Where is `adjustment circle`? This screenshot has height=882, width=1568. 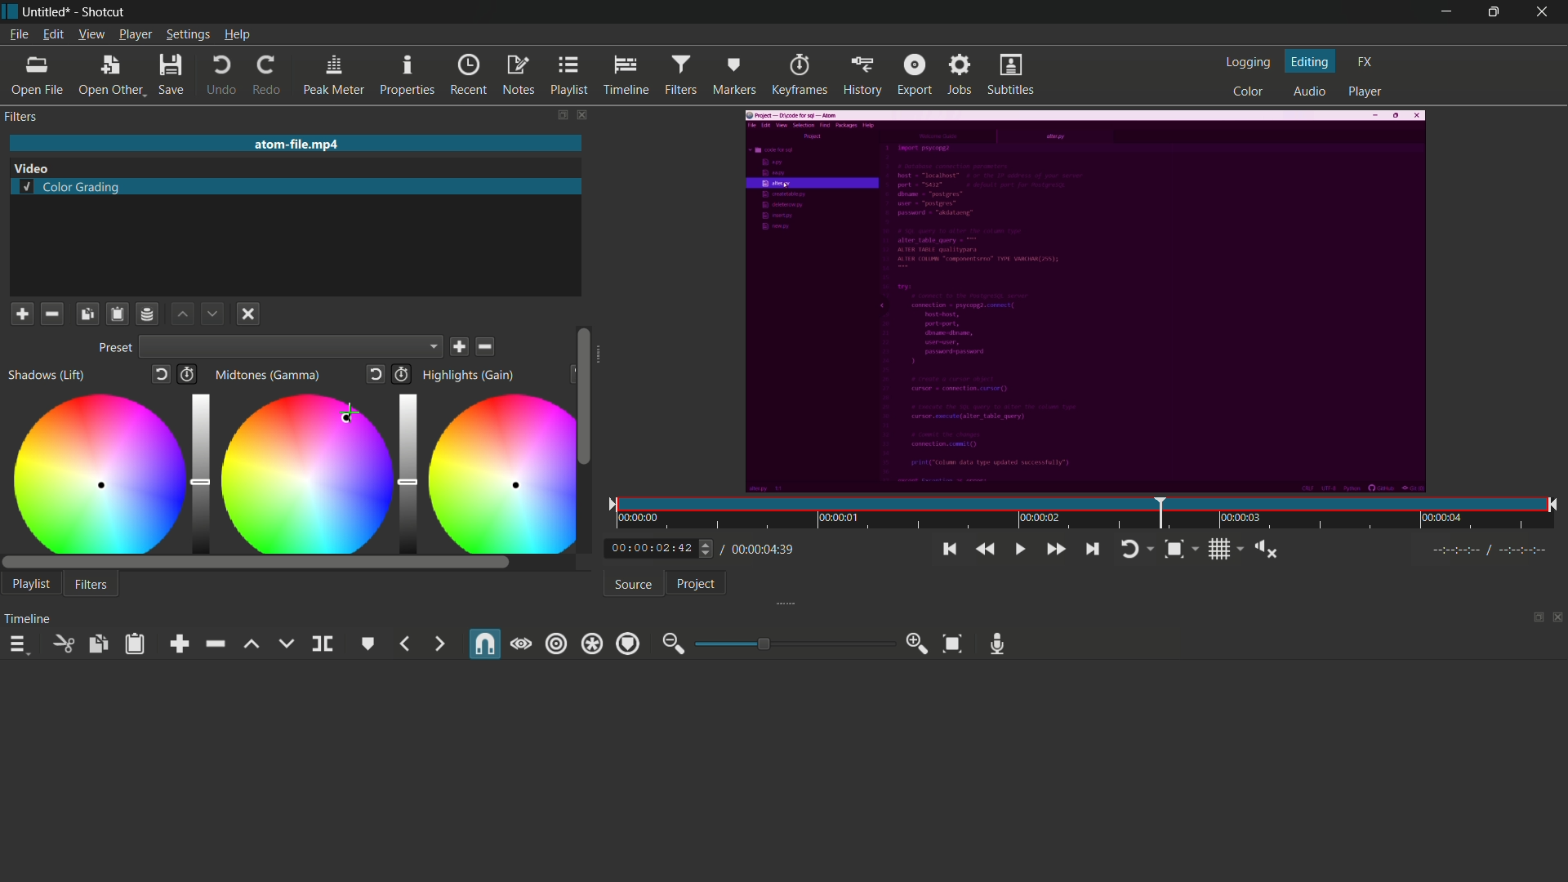 adjustment circle is located at coordinates (95, 473).